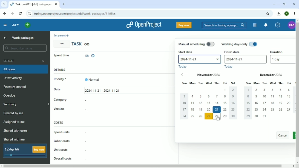 The height and width of the screenshot is (168, 299). What do you see at coordinates (297, 20) in the screenshot?
I see `scroll up` at bounding box center [297, 20].